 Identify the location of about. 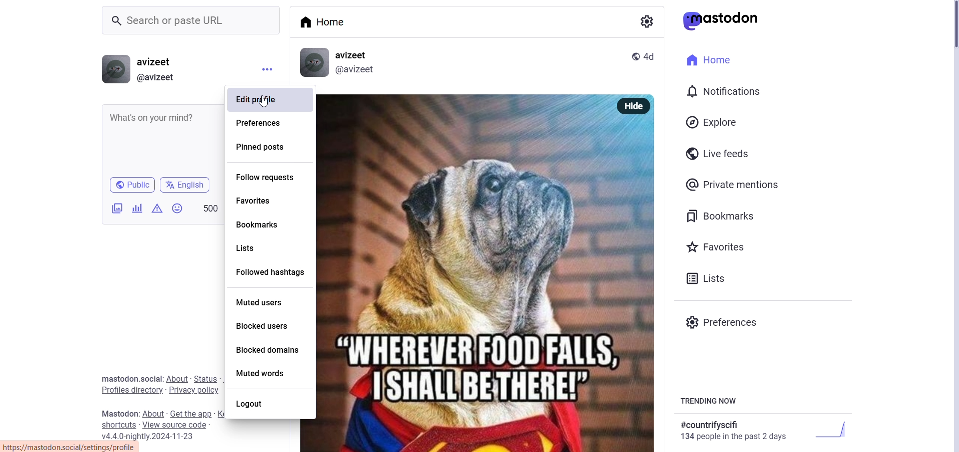
(175, 378).